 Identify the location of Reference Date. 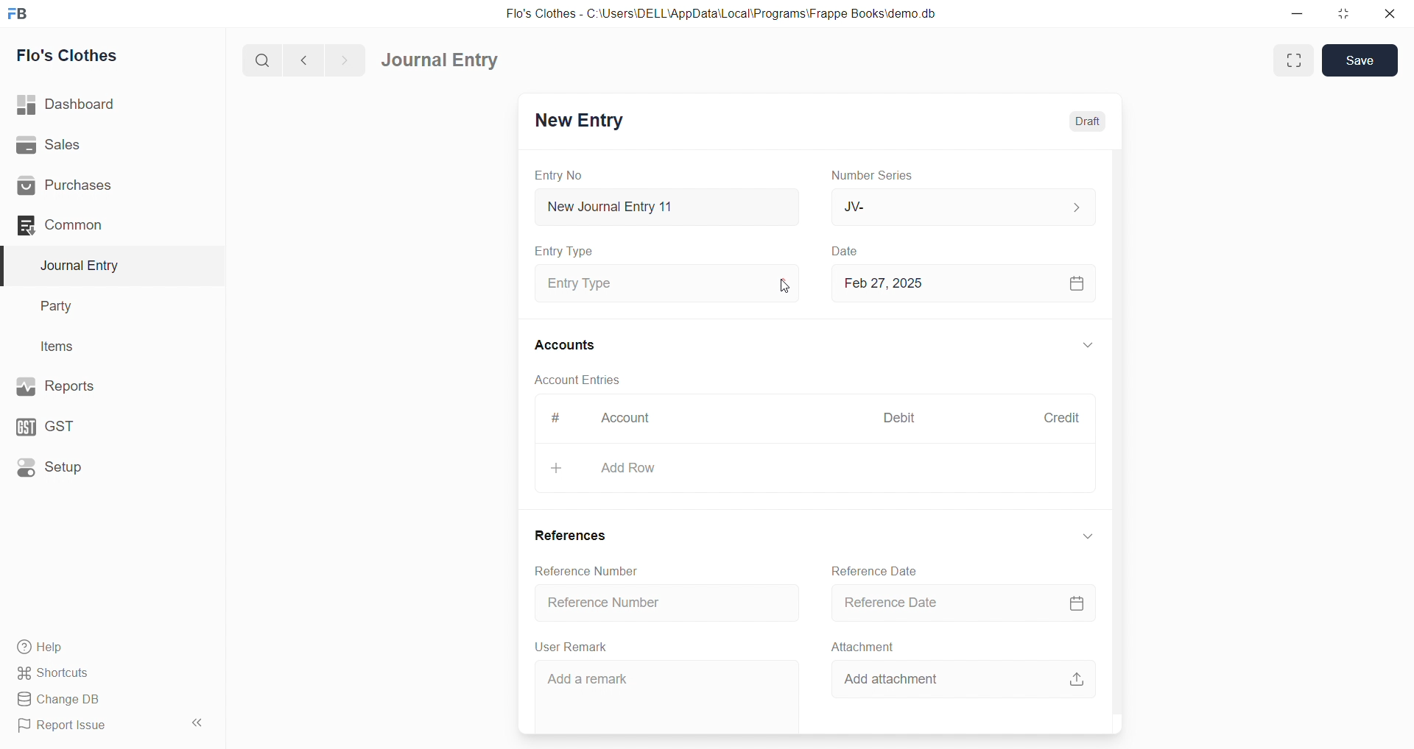
(874, 572).